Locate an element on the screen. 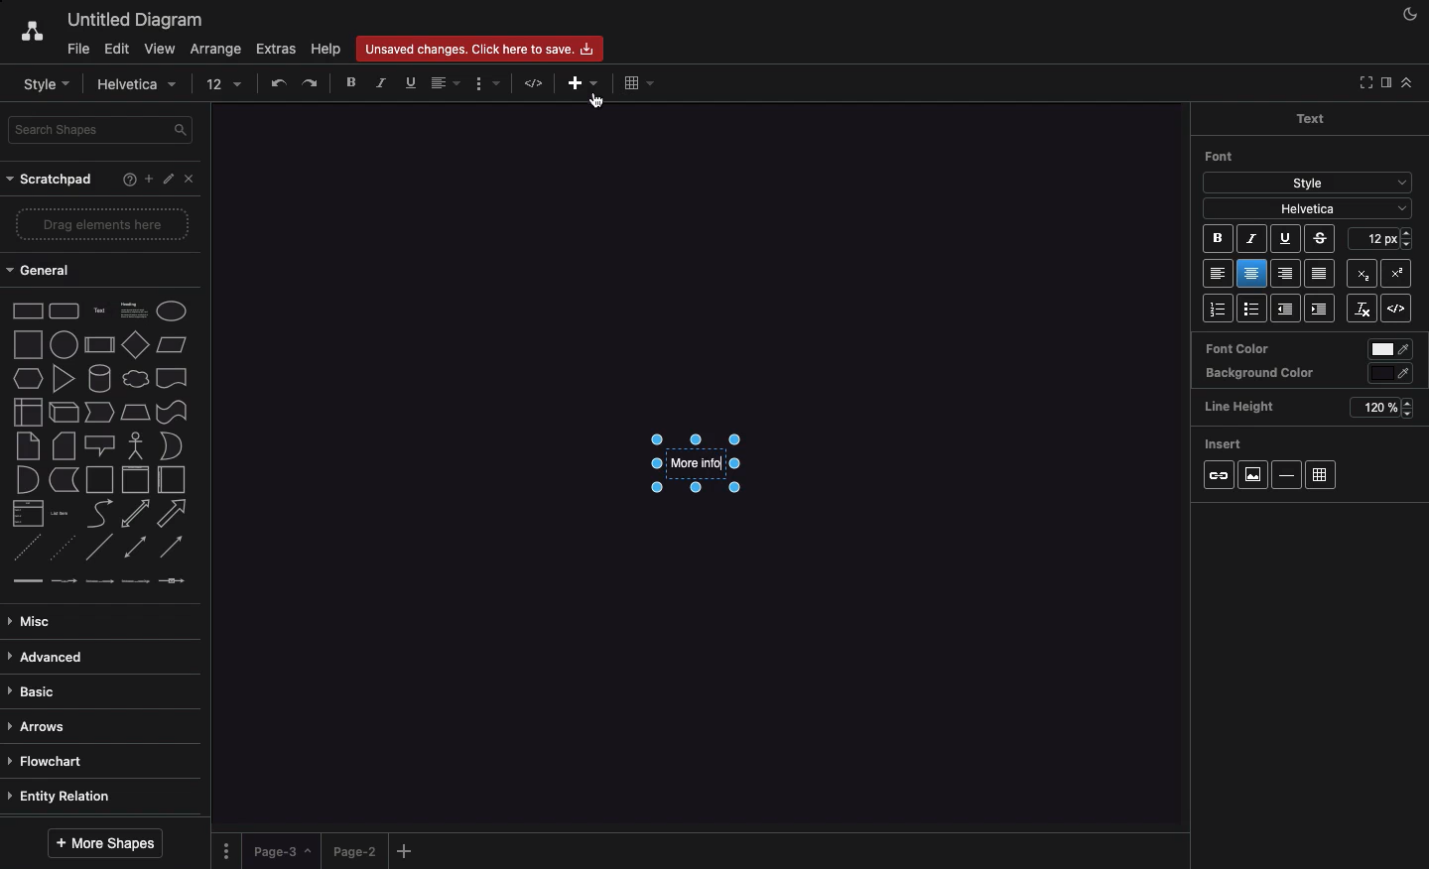 The image size is (1429, 869). Undo is located at coordinates (278, 82).